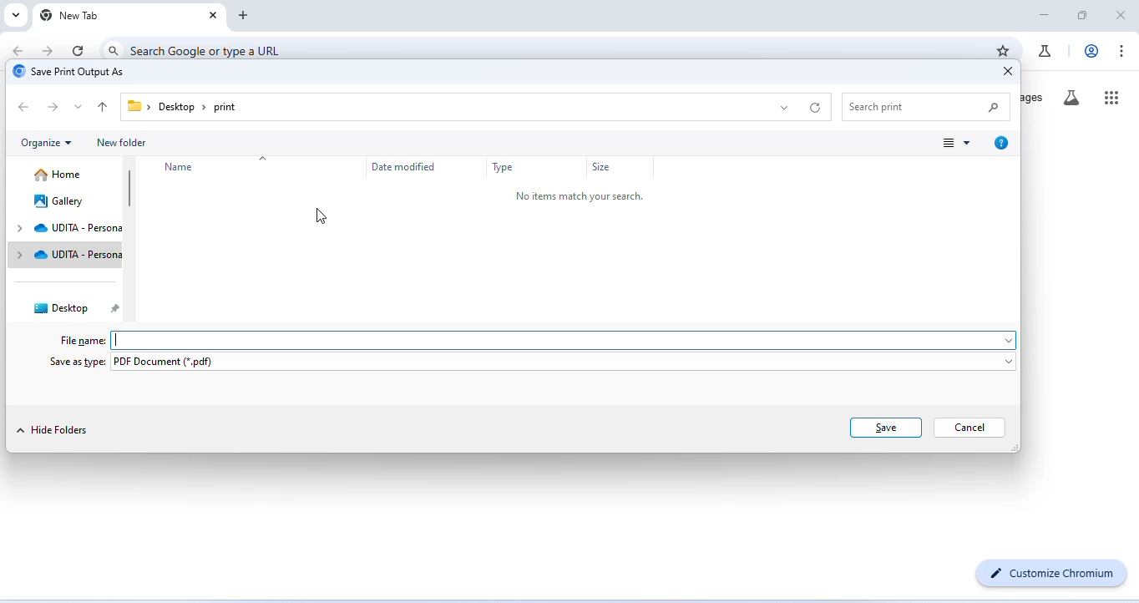  I want to click on minimize, so click(1045, 16).